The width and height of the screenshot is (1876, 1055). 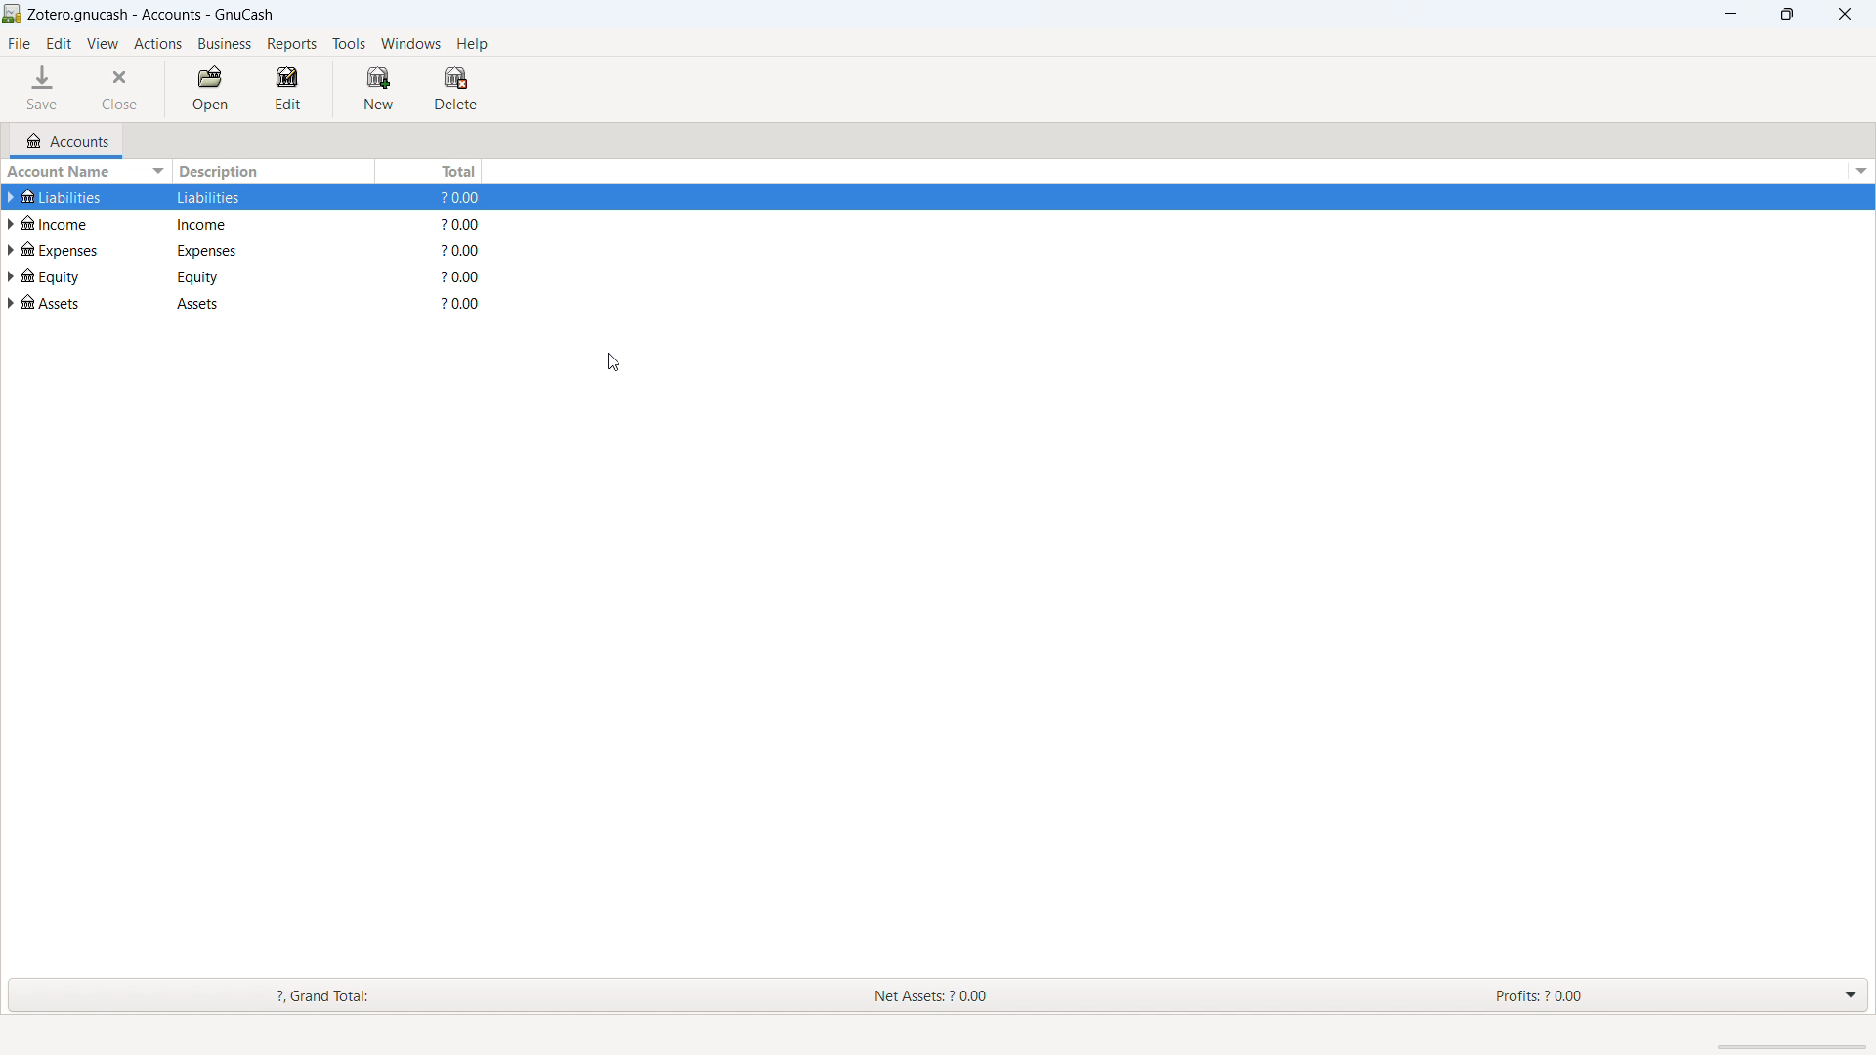 I want to click on income, so click(x=69, y=223).